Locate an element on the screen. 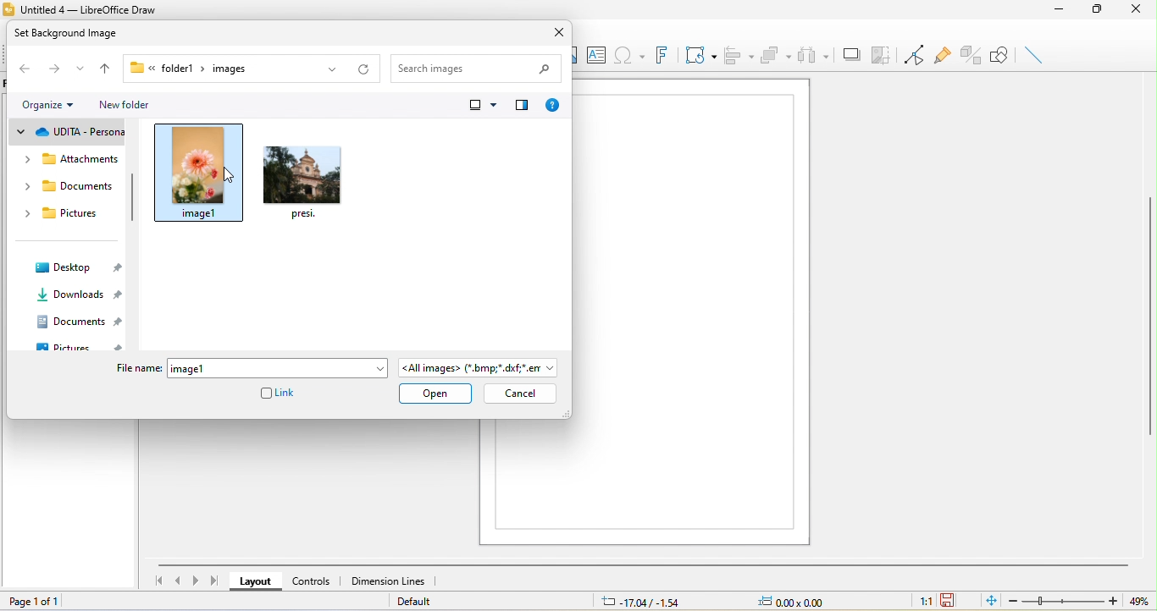  copy image is located at coordinates (881, 52).